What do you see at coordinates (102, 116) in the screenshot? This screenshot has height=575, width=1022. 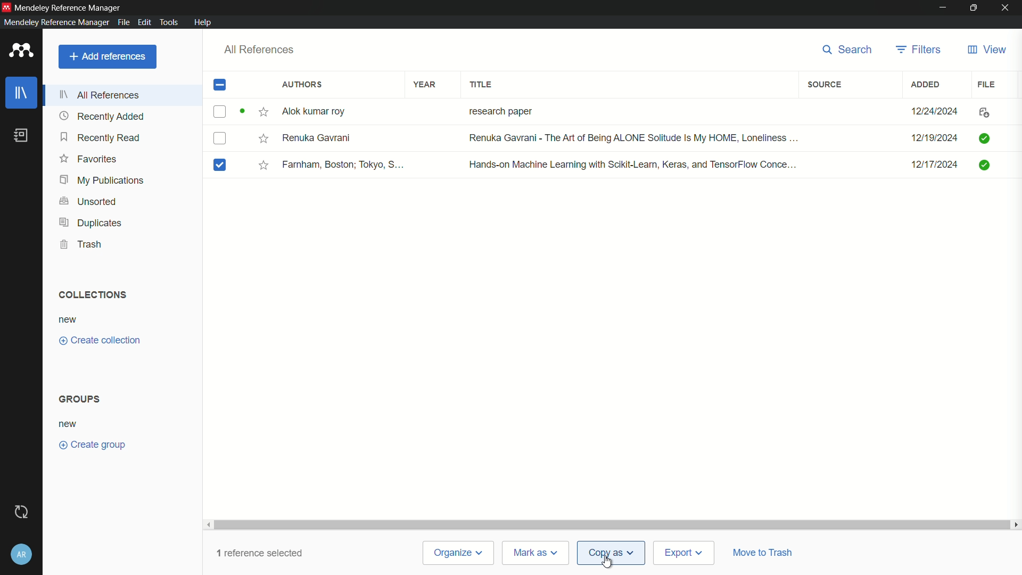 I see `recently added` at bounding box center [102, 116].